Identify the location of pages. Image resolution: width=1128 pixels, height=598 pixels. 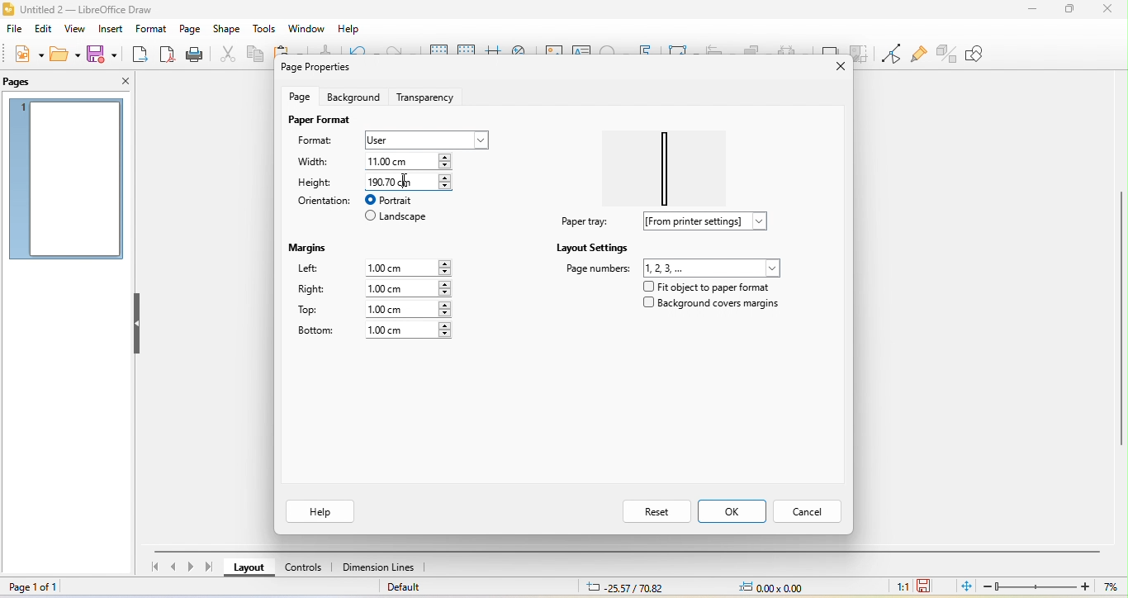
(26, 82).